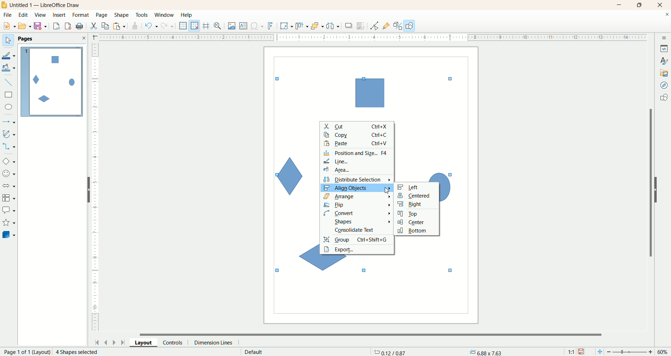 This screenshot has height=356, width=671. What do you see at coordinates (258, 26) in the screenshot?
I see `special character` at bounding box center [258, 26].